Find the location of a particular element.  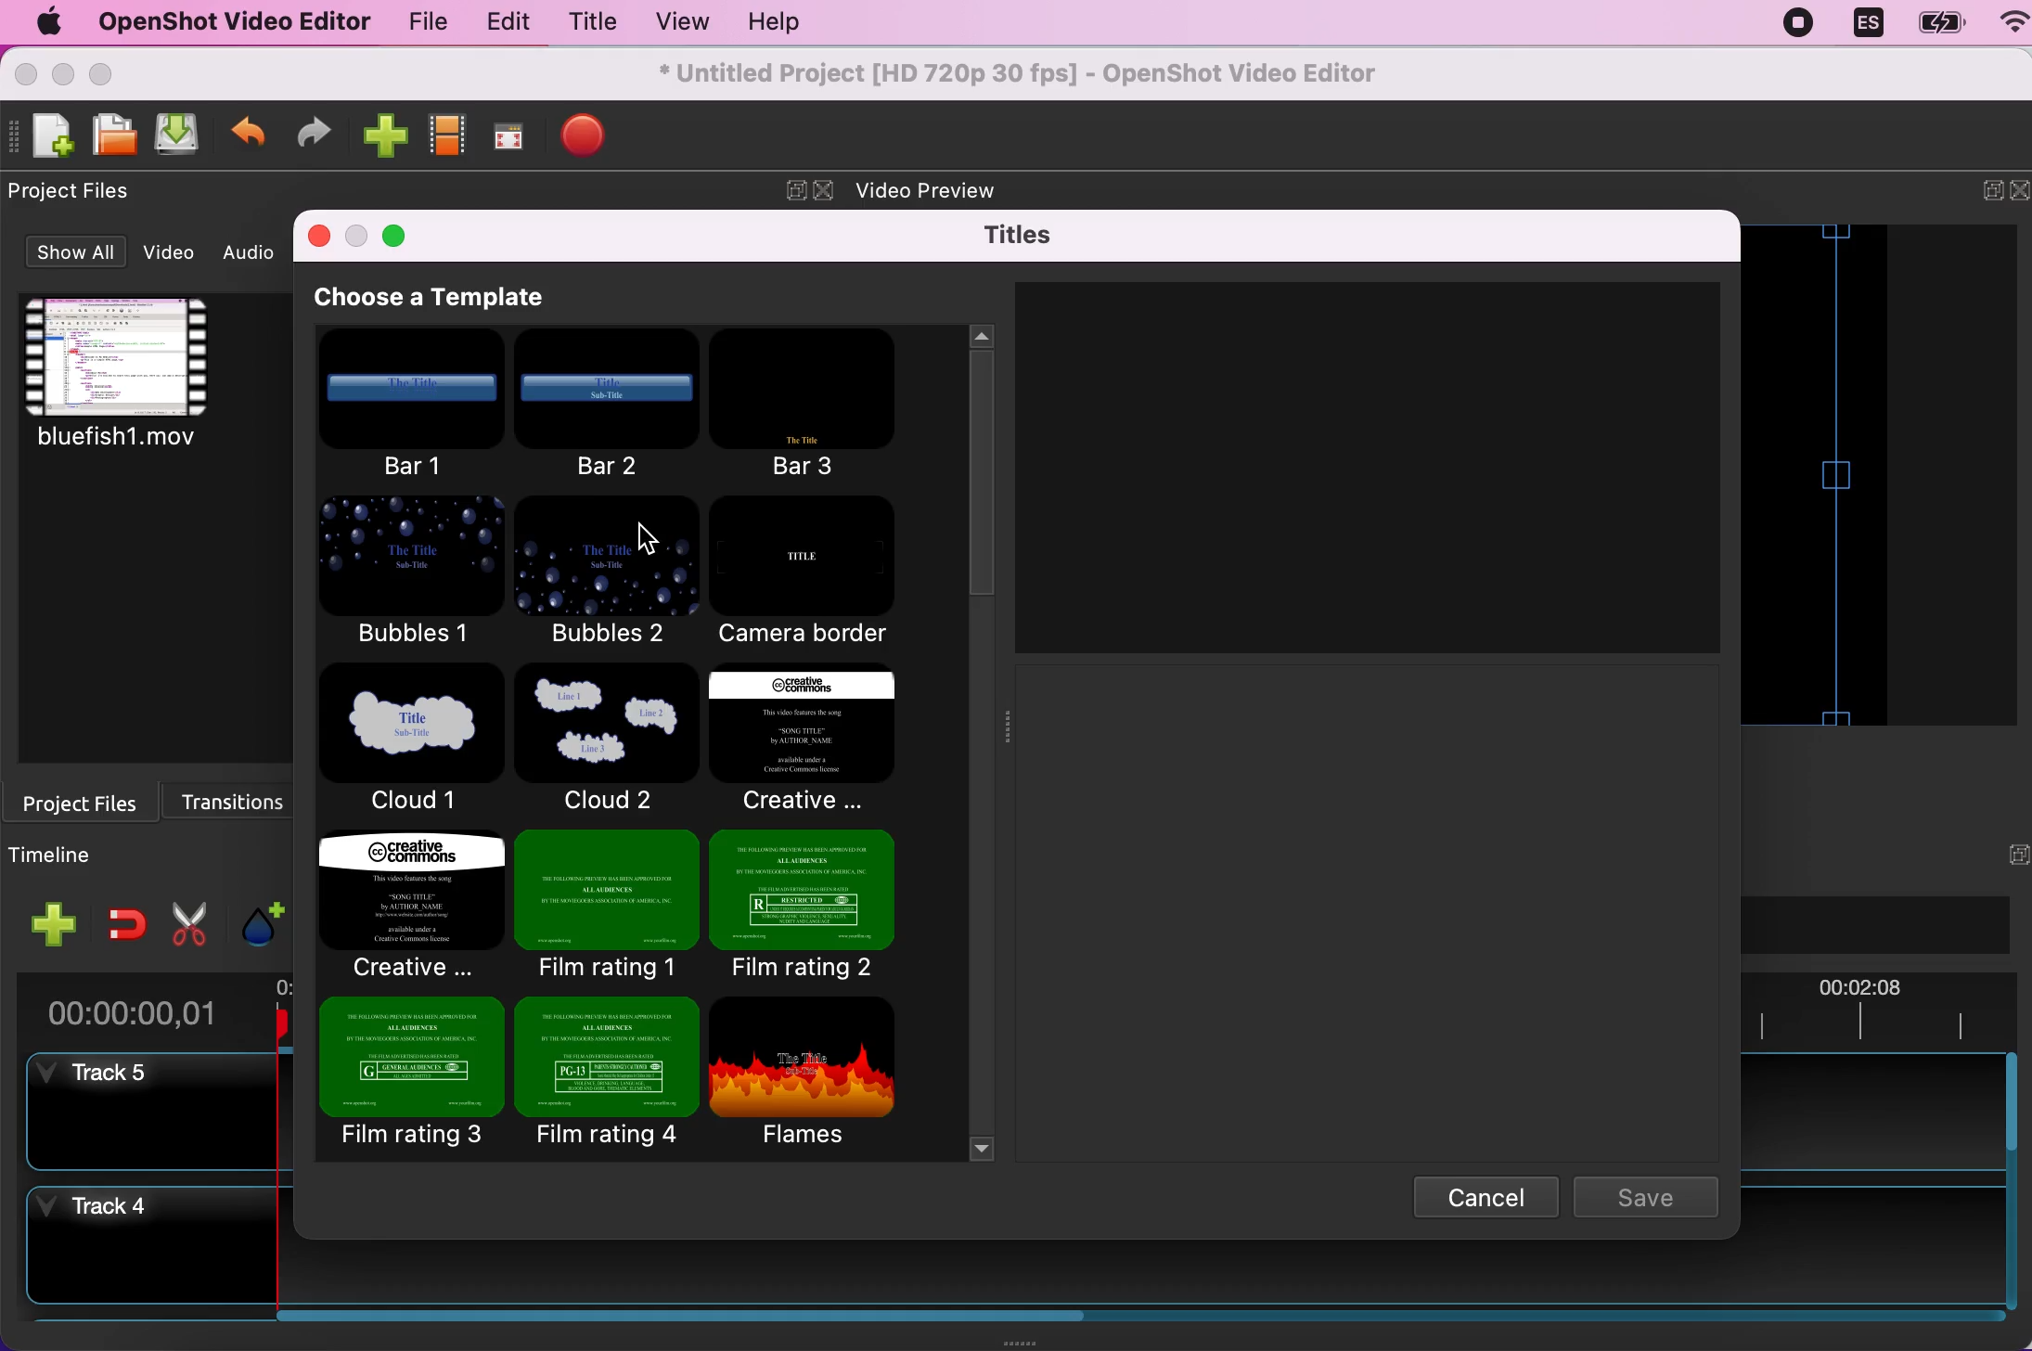

title is located at coordinates (588, 25).